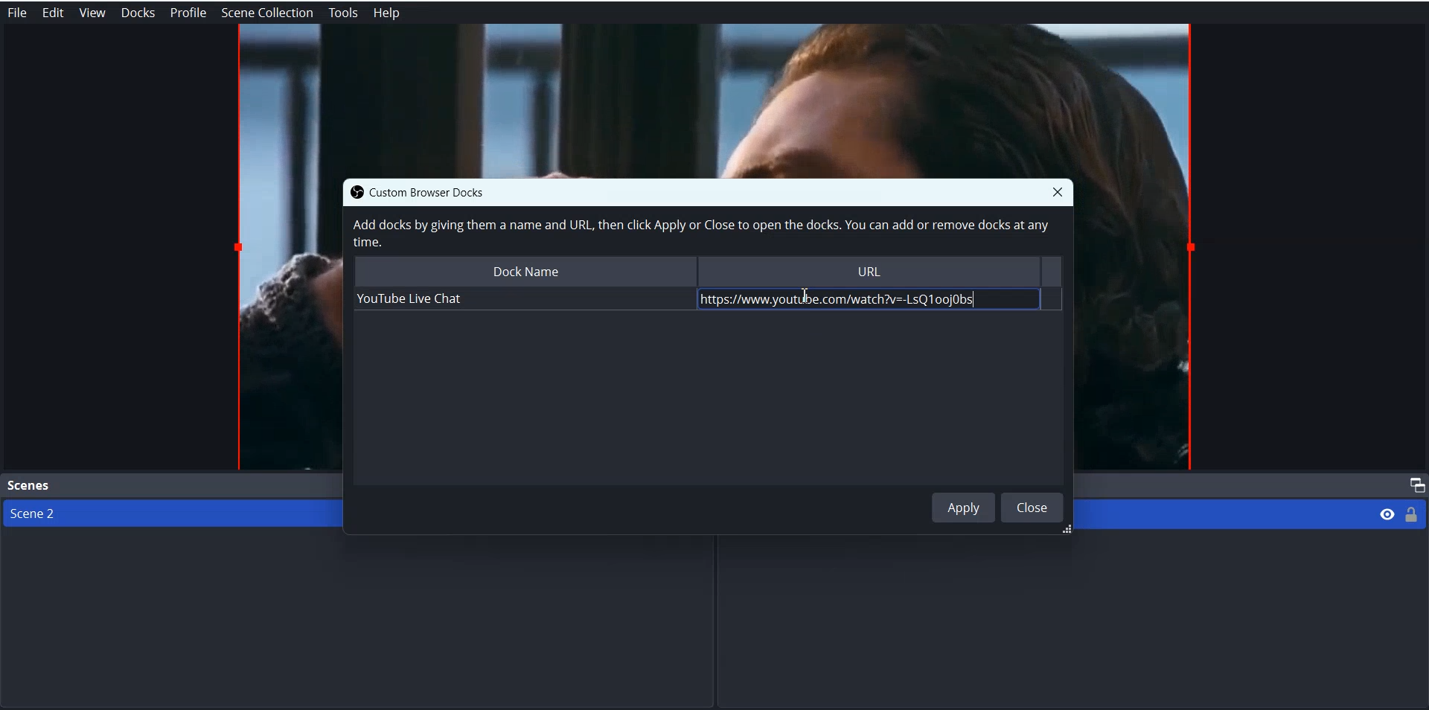  Describe the element at coordinates (343, 13) in the screenshot. I see `Tools` at that location.